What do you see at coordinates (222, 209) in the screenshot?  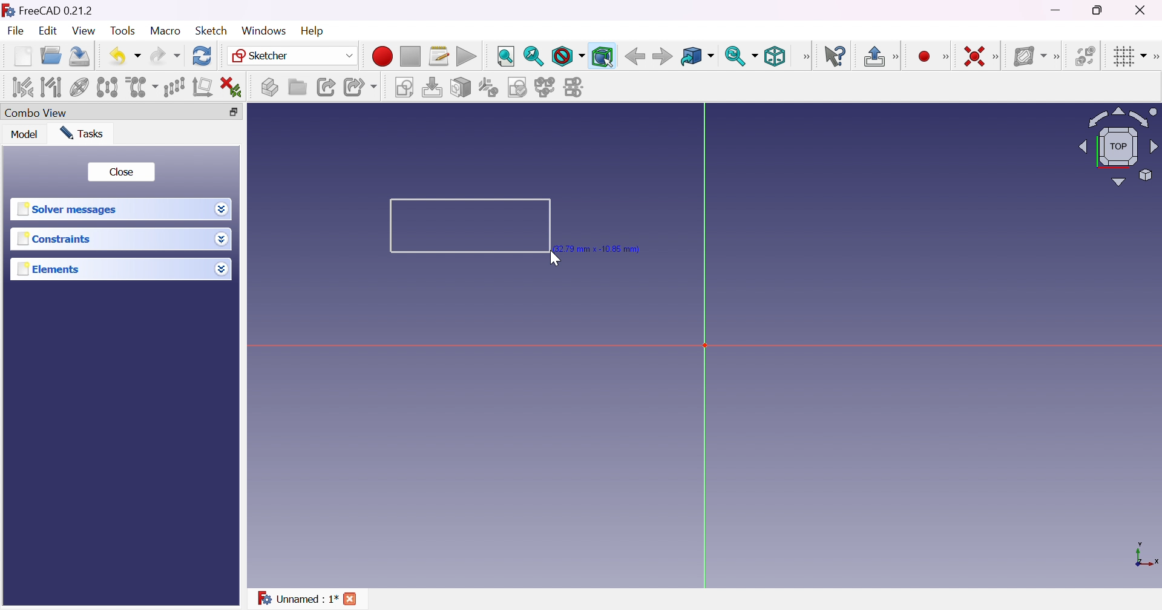 I see `Drop down` at bounding box center [222, 209].